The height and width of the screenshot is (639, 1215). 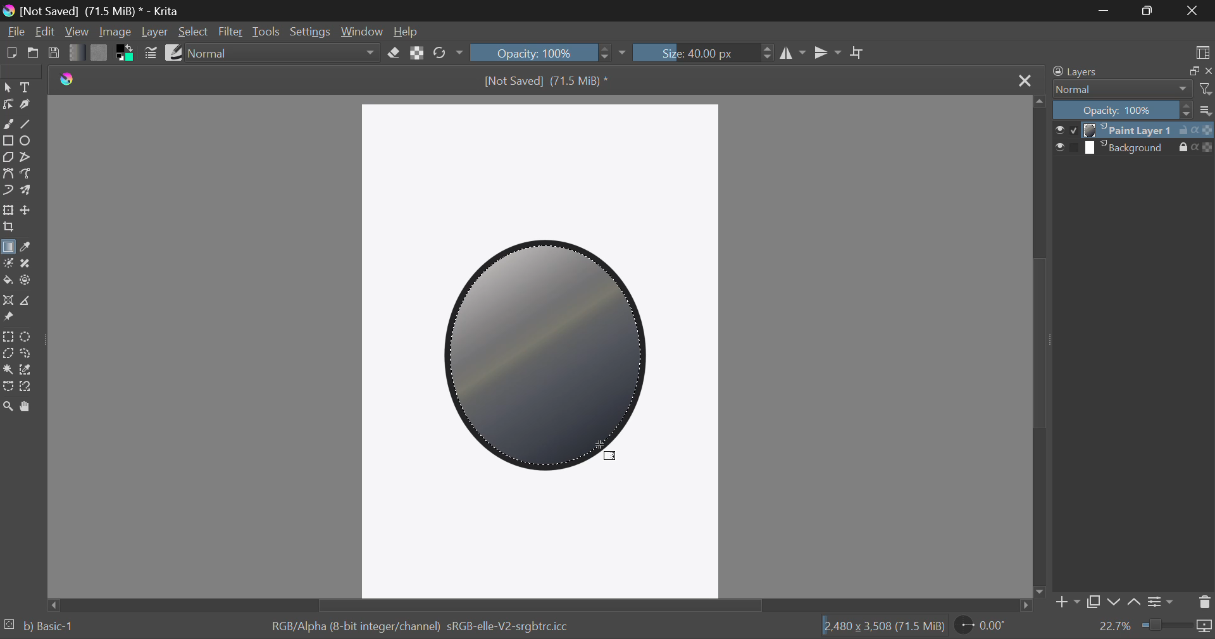 I want to click on Gradient Fill, so click(x=8, y=247).